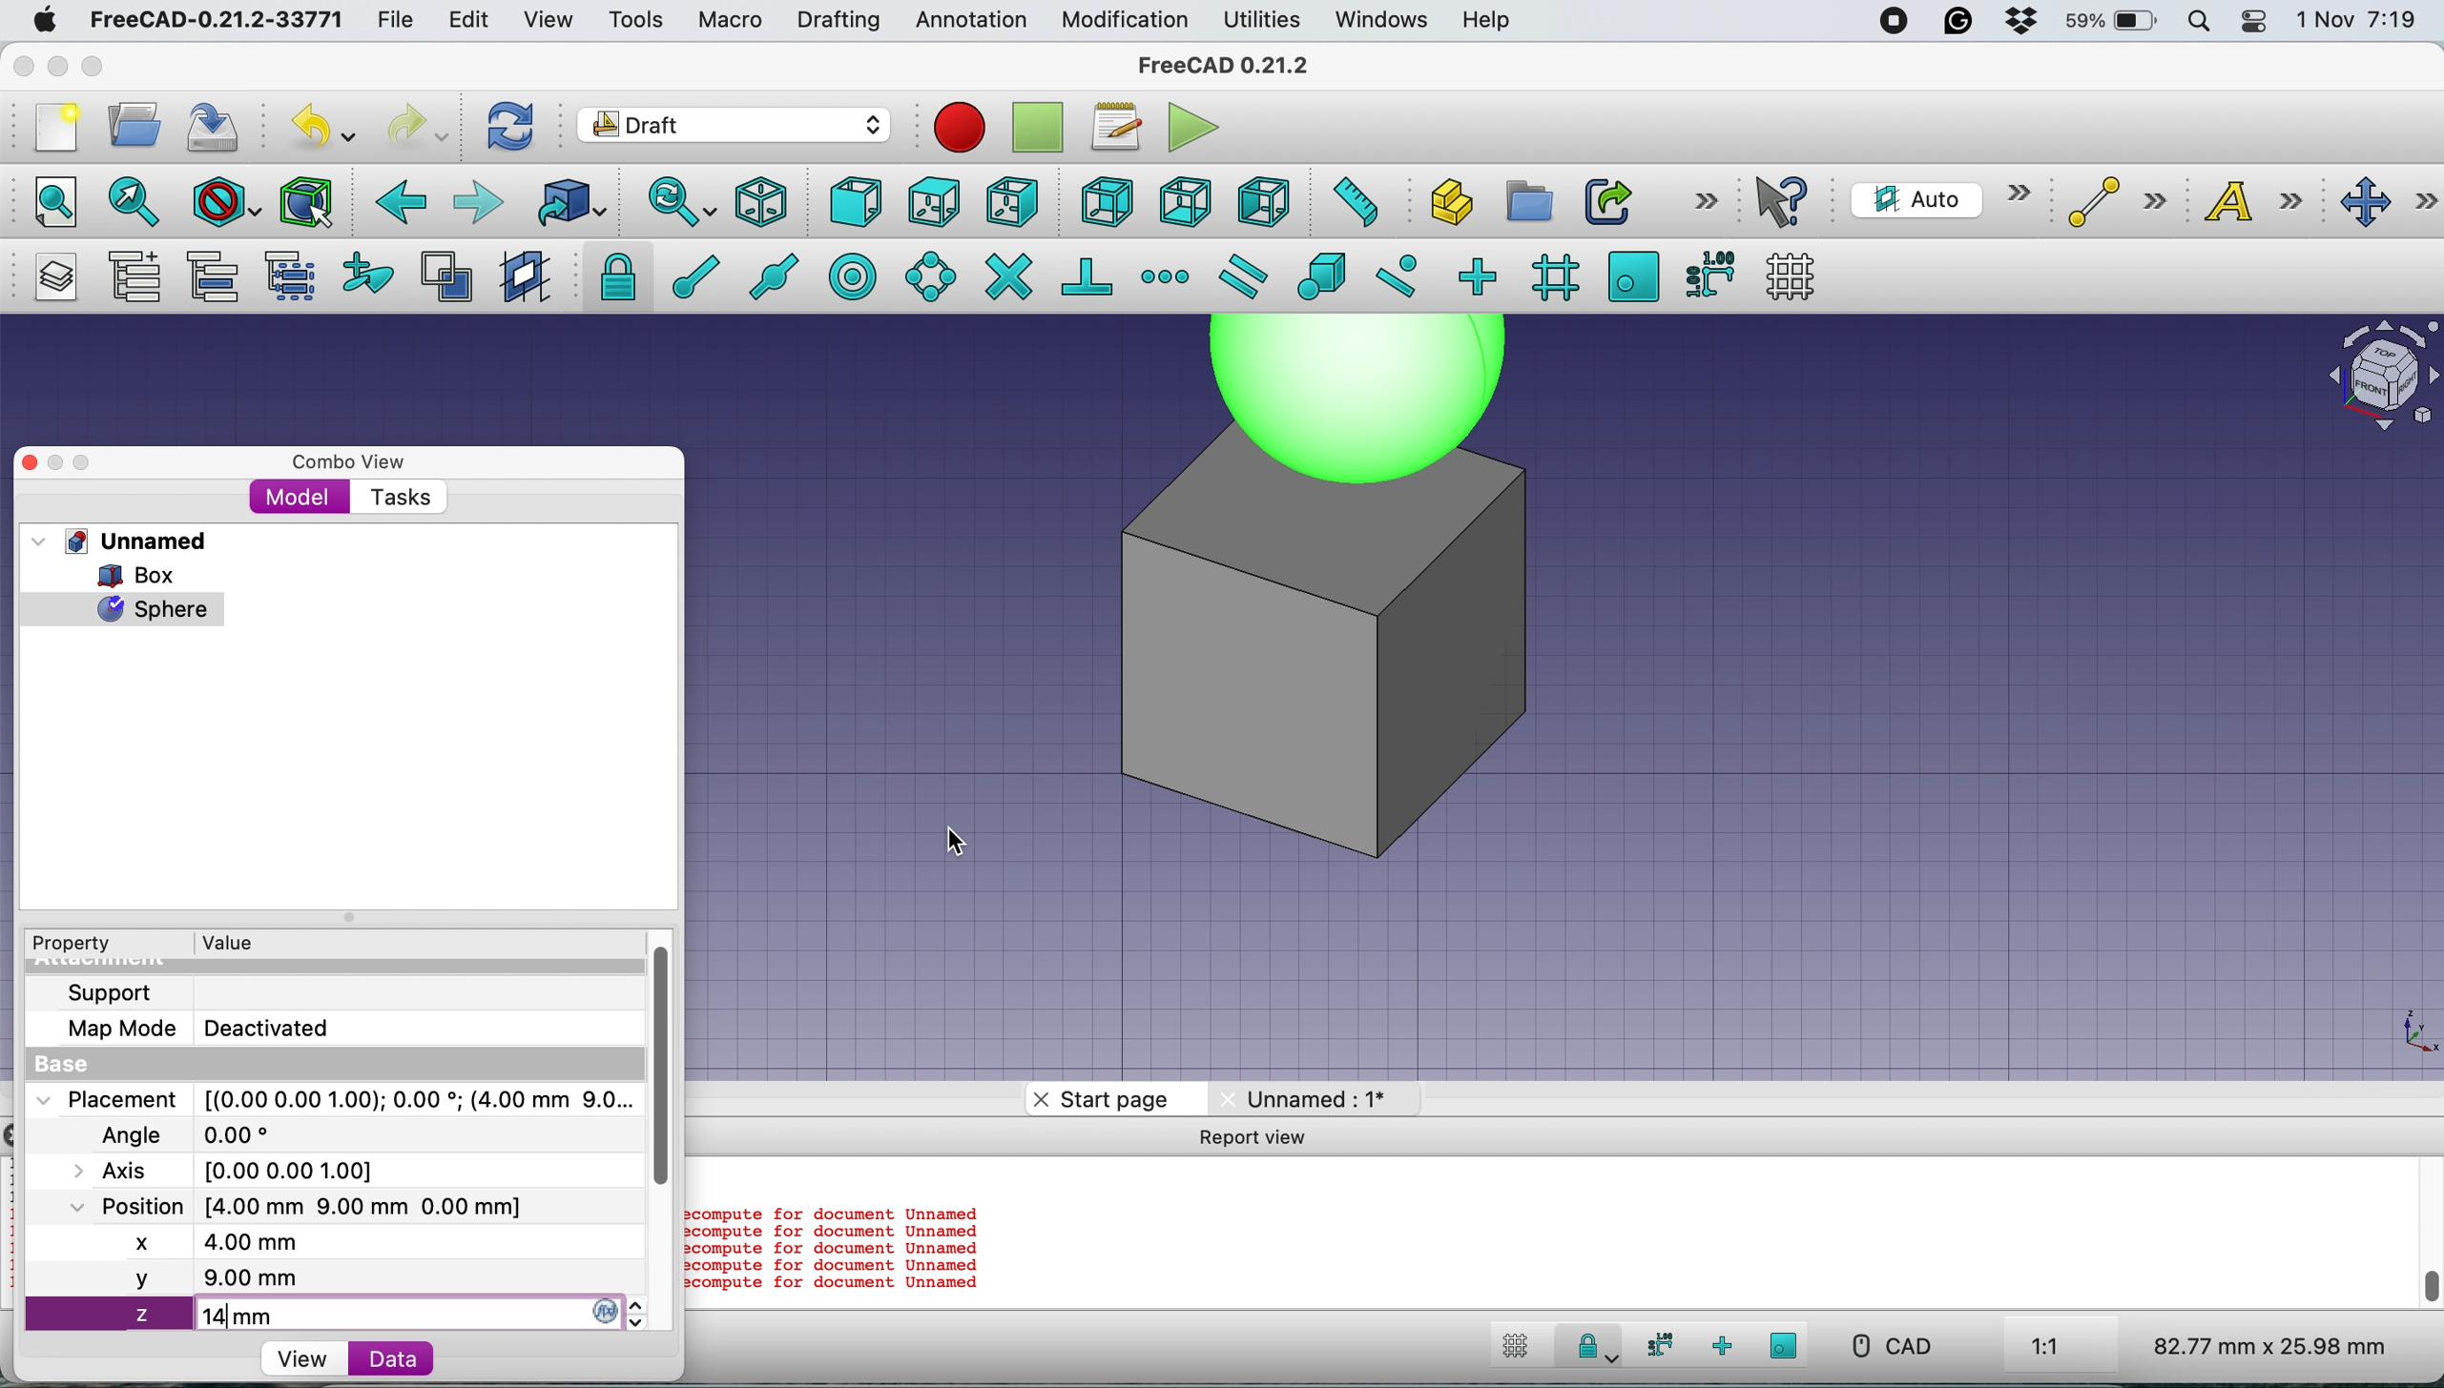 Image resolution: width=2444 pixels, height=1388 pixels. I want to click on placement, so click(332, 1098).